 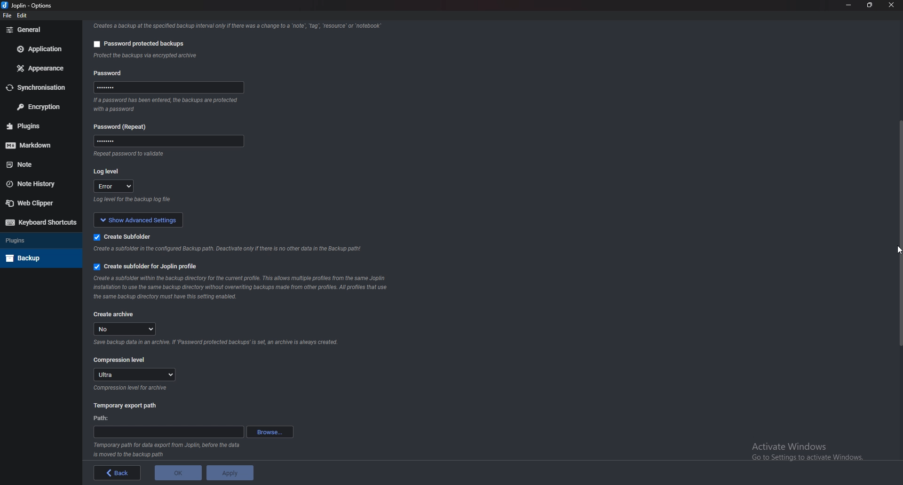 What do you see at coordinates (269, 432) in the screenshot?
I see `Browse` at bounding box center [269, 432].